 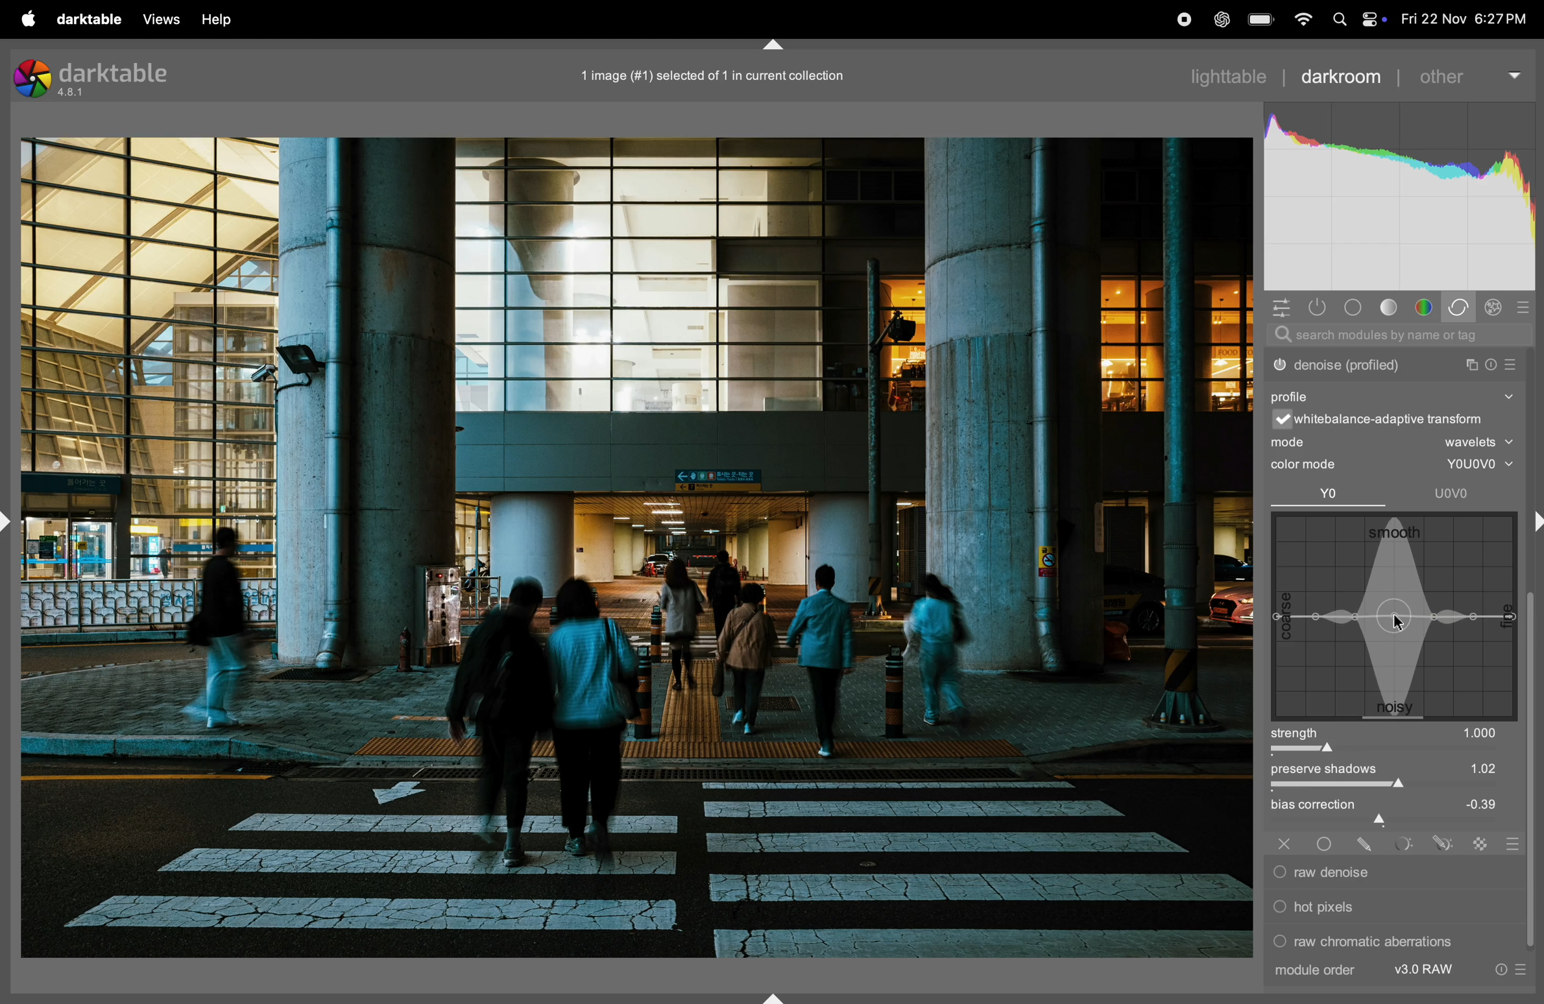 What do you see at coordinates (1282, 308) in the screenshot?
I see `quick acess panel` at bounding box center [1282, 308].